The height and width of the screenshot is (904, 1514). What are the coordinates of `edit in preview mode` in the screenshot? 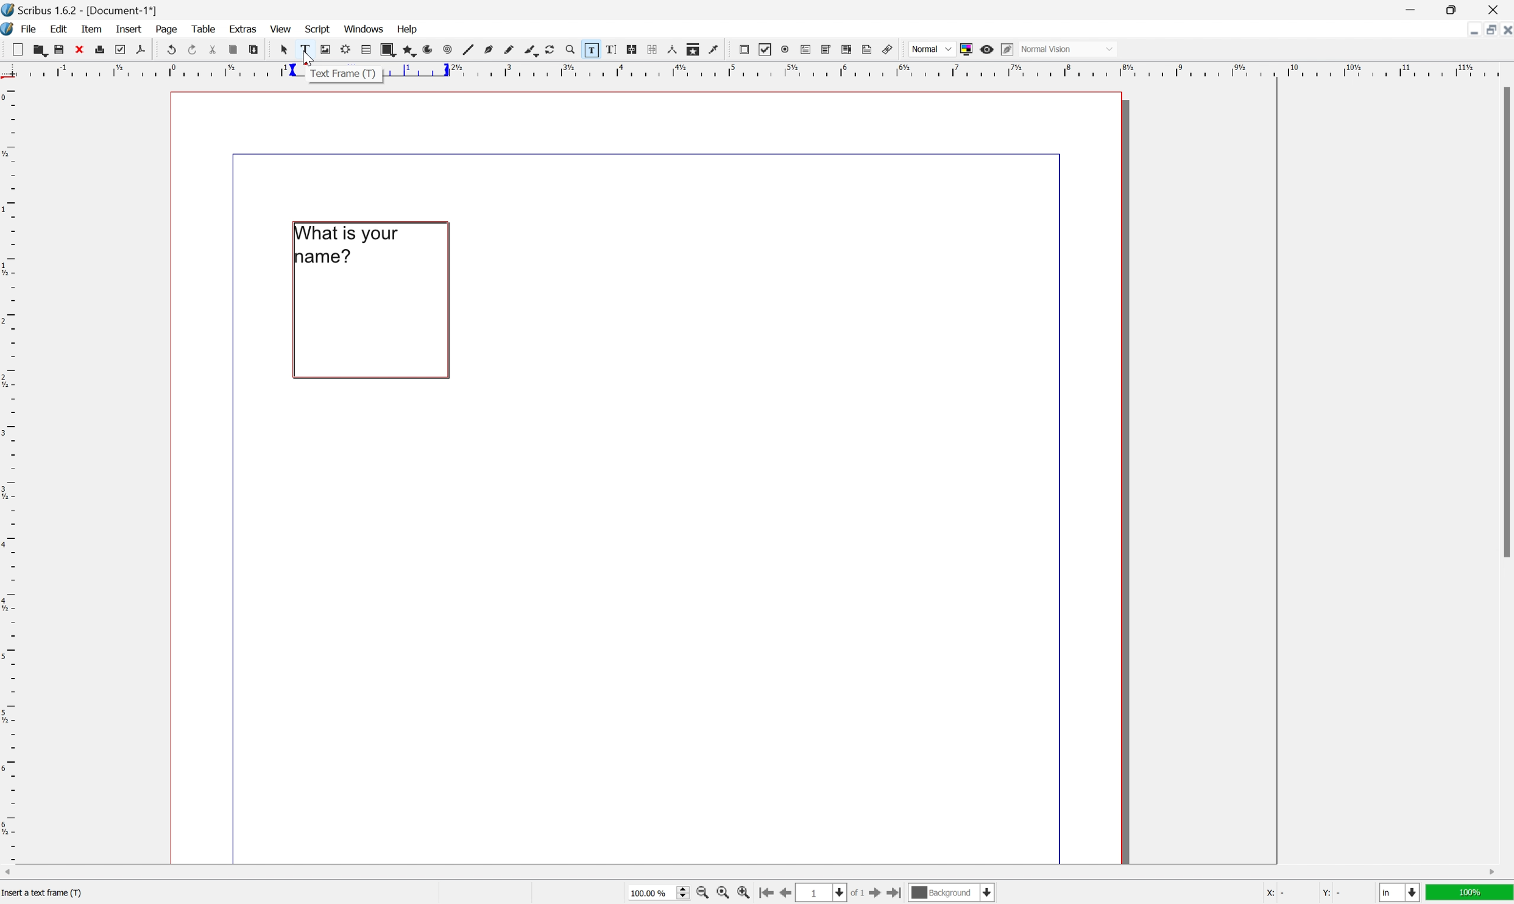 It's located at (1006, 49).